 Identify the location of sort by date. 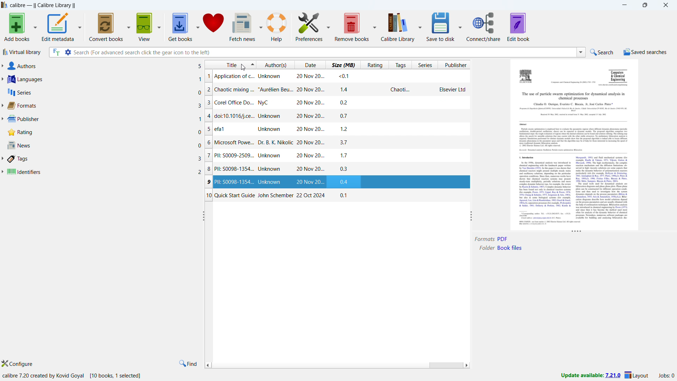
(309, 65).